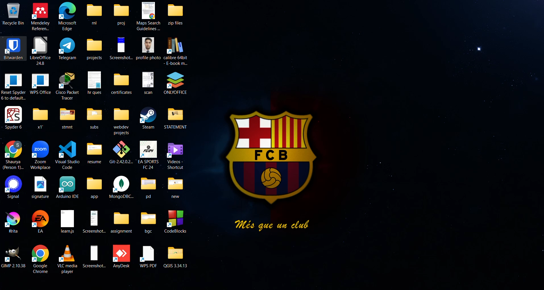 Image resolution: width=544 pixels, height=290 pixels. Describe the element at coordinates (121, 152) in the screenshot. I see `Git-2.42.0.2...` at that location.